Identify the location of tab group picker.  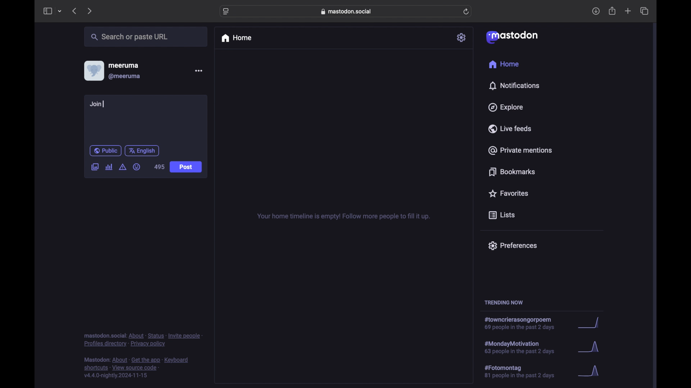
(60, 11).